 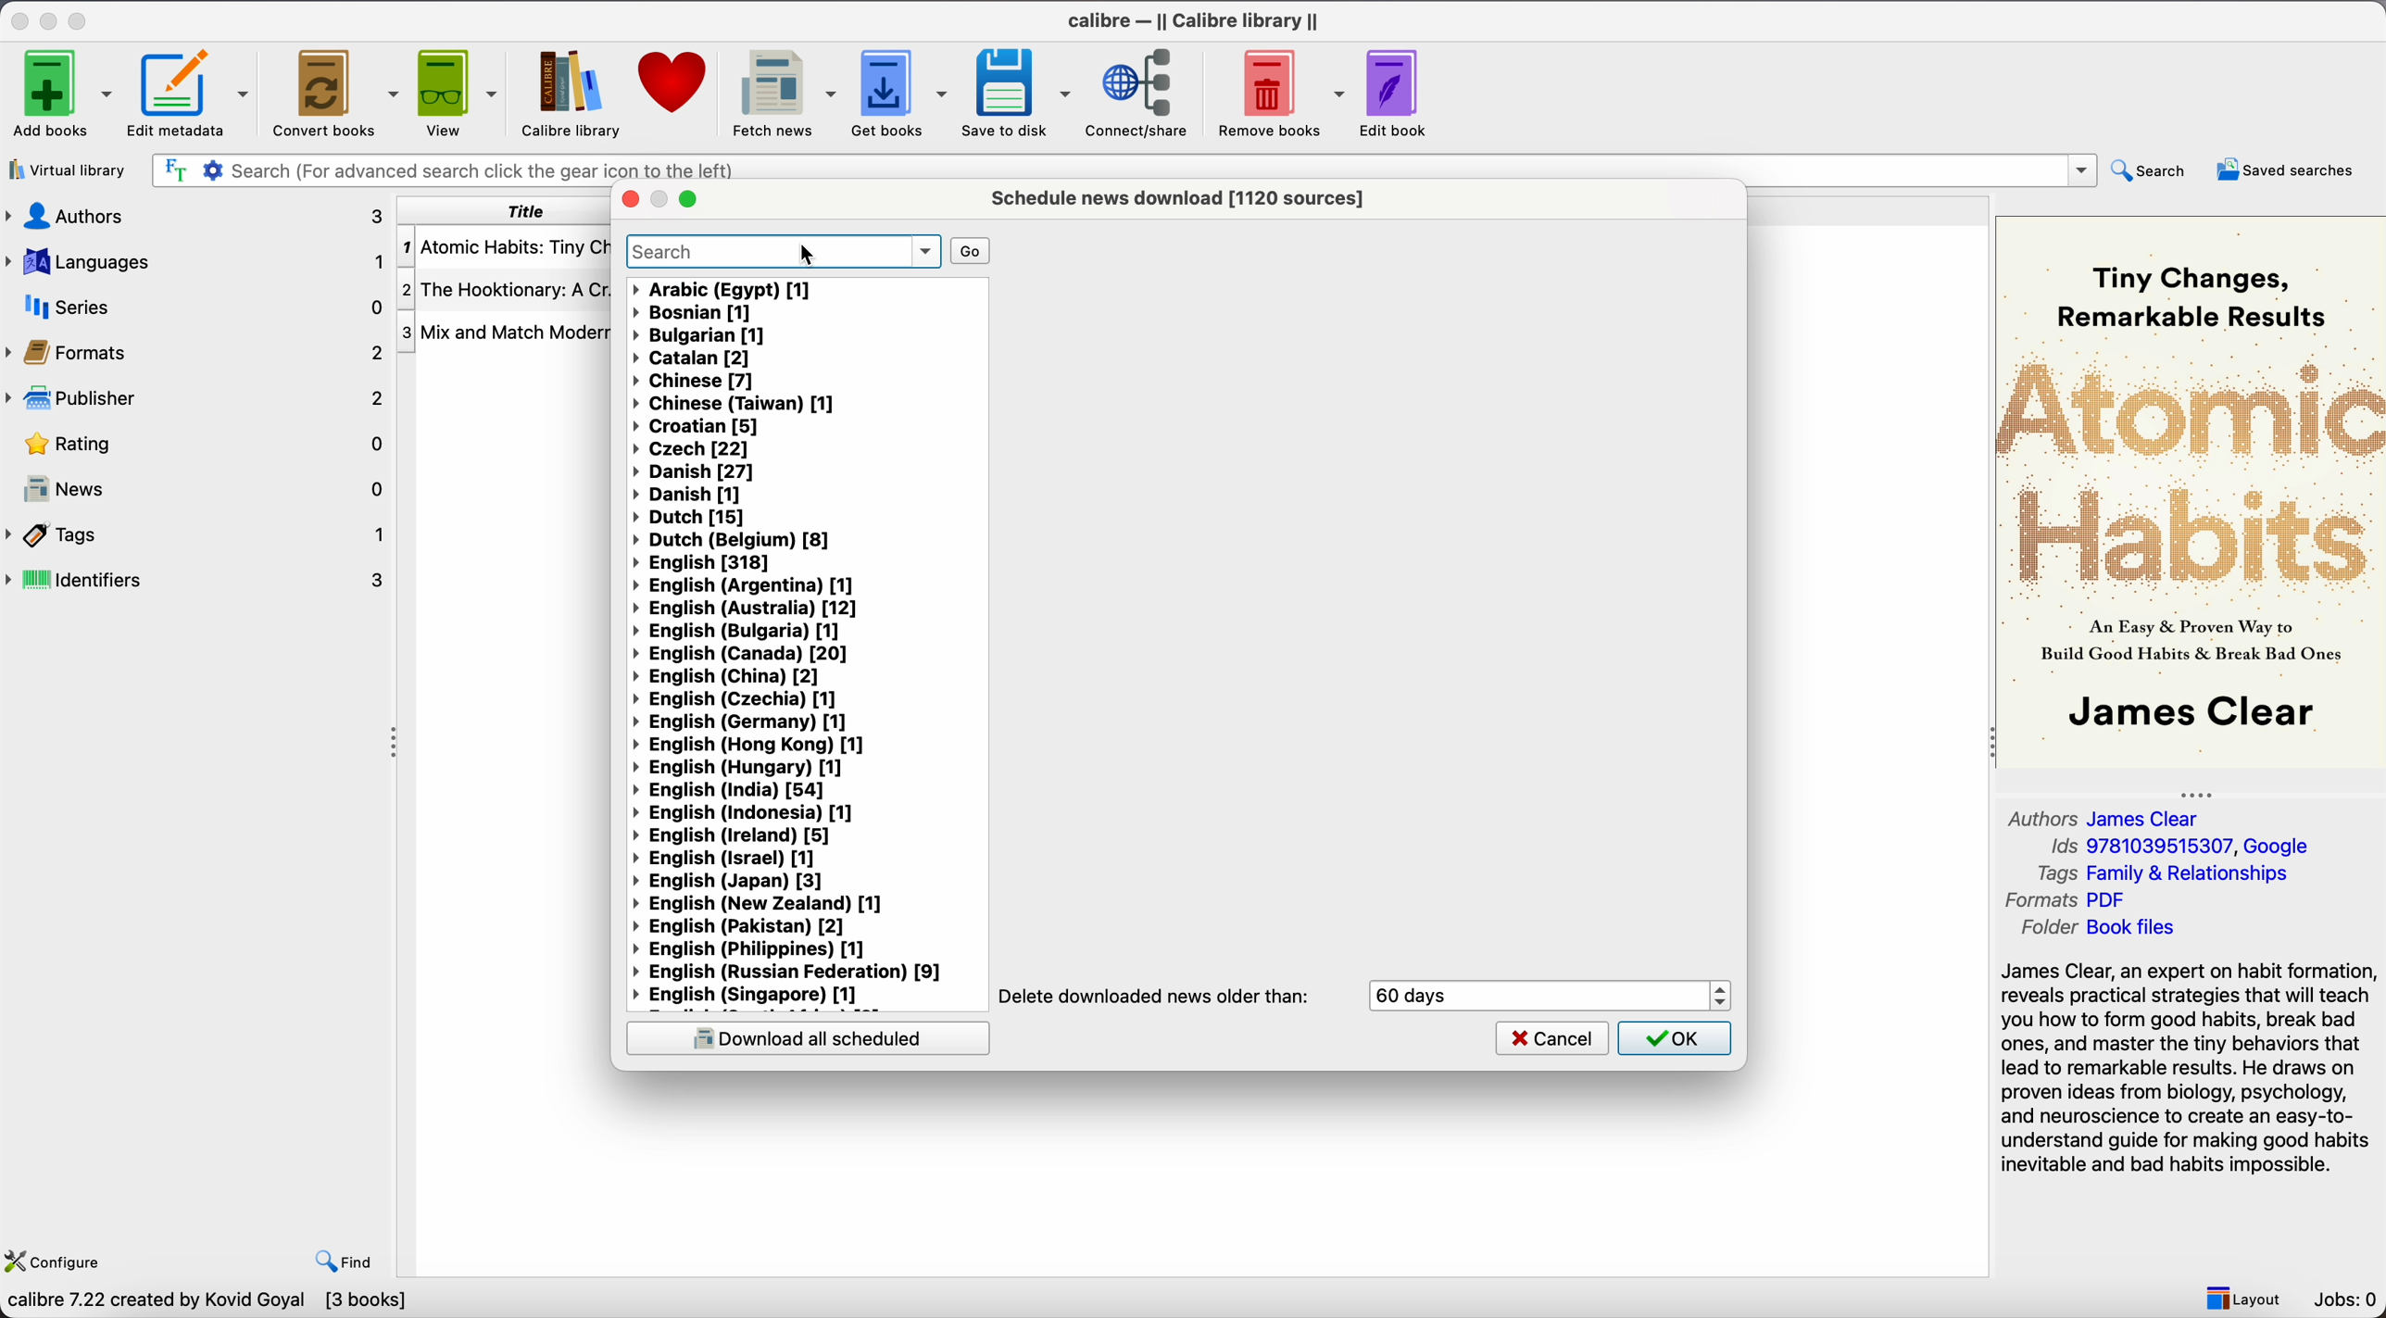 What do you see at coordinates (1552, 1036) in the screenshot?
I see `cancel` at bounding box center [1552, 1036].